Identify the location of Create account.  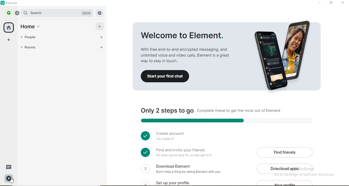
(183, 137).